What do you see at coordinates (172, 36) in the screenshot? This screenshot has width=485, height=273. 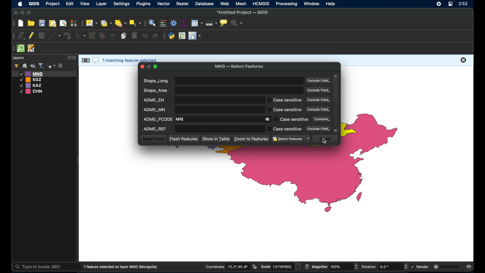 I see `python console` at bounding box center [172, 36].